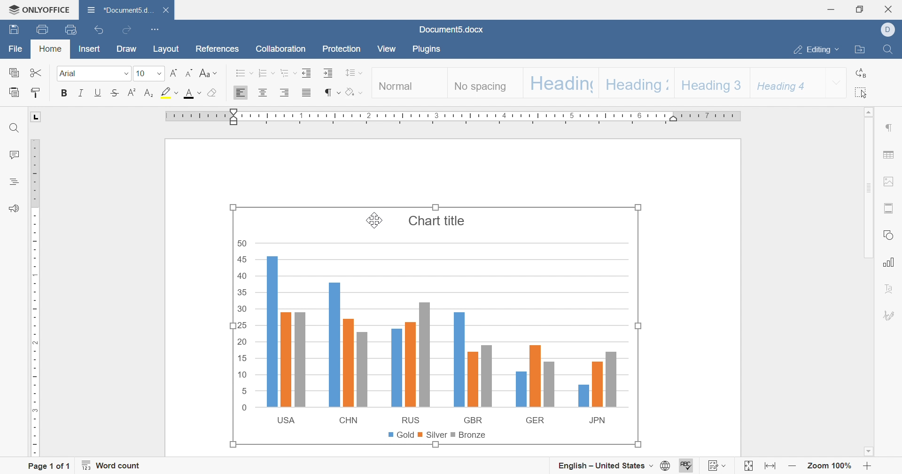 This screenshot has height=474, width=902. Describe the element at coordinates (14, 30) in the screenshot. I see `save` at that location.